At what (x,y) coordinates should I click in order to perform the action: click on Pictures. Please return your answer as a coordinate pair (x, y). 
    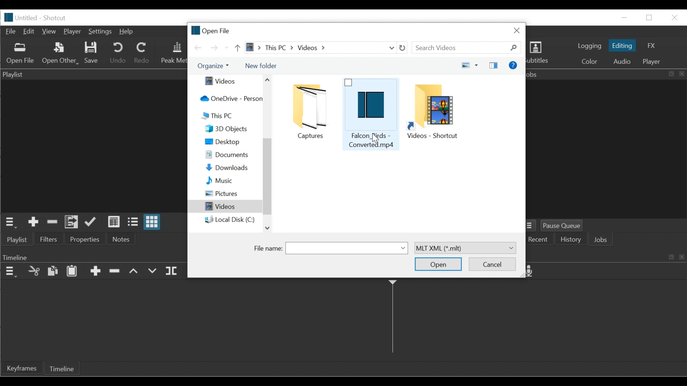
    Looking at the image, I should click on (232, 194).